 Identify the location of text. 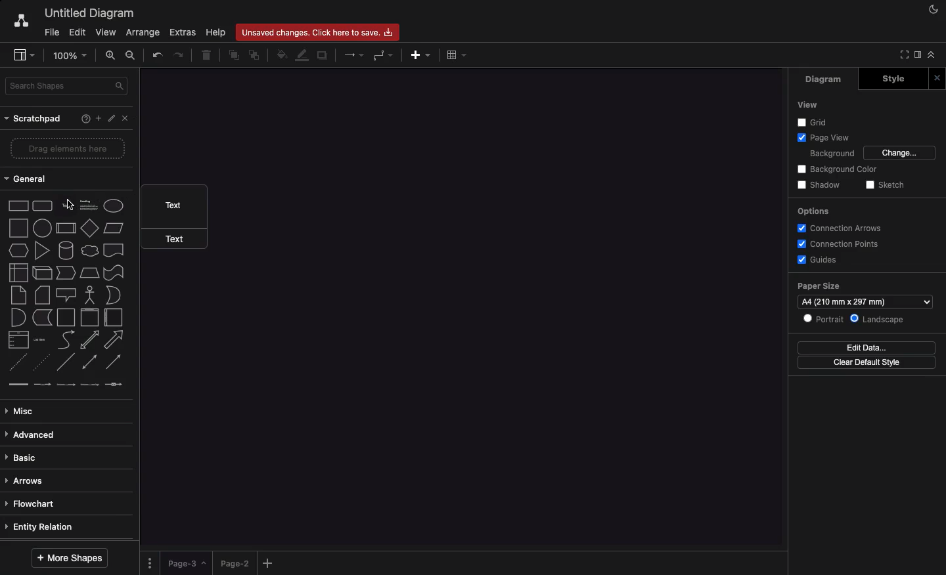
(178, 238).